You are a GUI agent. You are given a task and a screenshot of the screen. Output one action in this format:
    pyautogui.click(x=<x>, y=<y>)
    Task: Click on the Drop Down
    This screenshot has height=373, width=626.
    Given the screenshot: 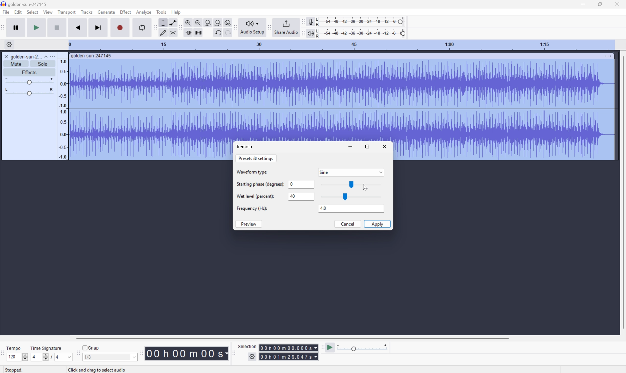 What is the action you would take?
    pyautogui.click(x=45, y=56)
    